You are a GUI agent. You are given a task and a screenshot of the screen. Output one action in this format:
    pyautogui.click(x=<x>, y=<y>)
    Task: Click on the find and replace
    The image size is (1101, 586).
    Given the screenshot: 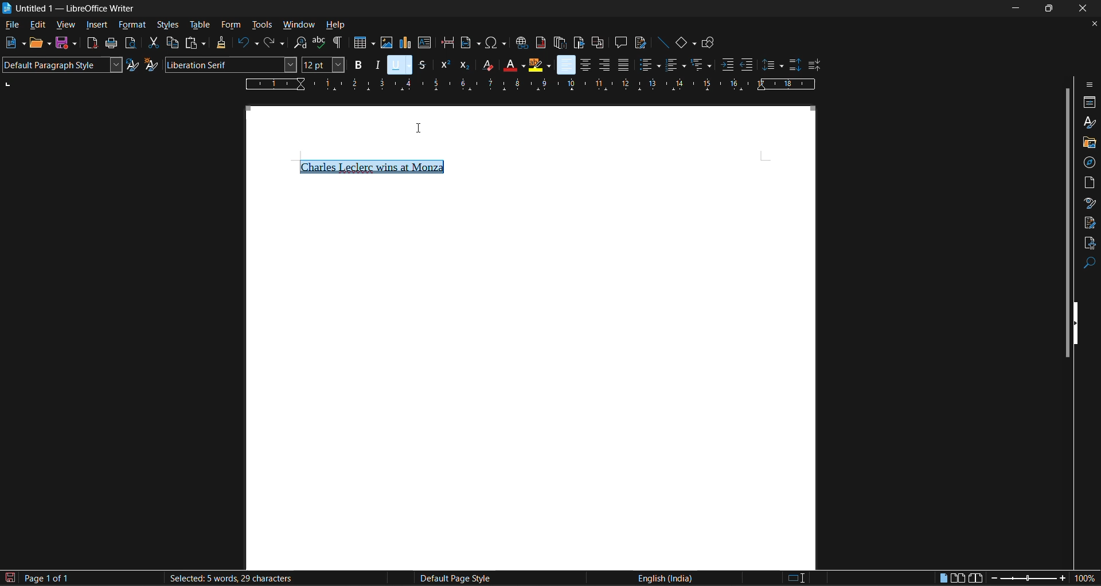 What is the action you would take?
    pyautogui.click(x=300, y=43)
    